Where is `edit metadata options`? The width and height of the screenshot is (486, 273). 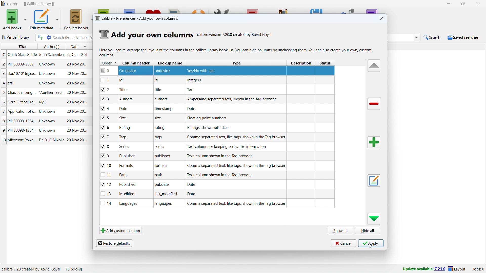
edit metadata options is located at coordinates (57, 18).